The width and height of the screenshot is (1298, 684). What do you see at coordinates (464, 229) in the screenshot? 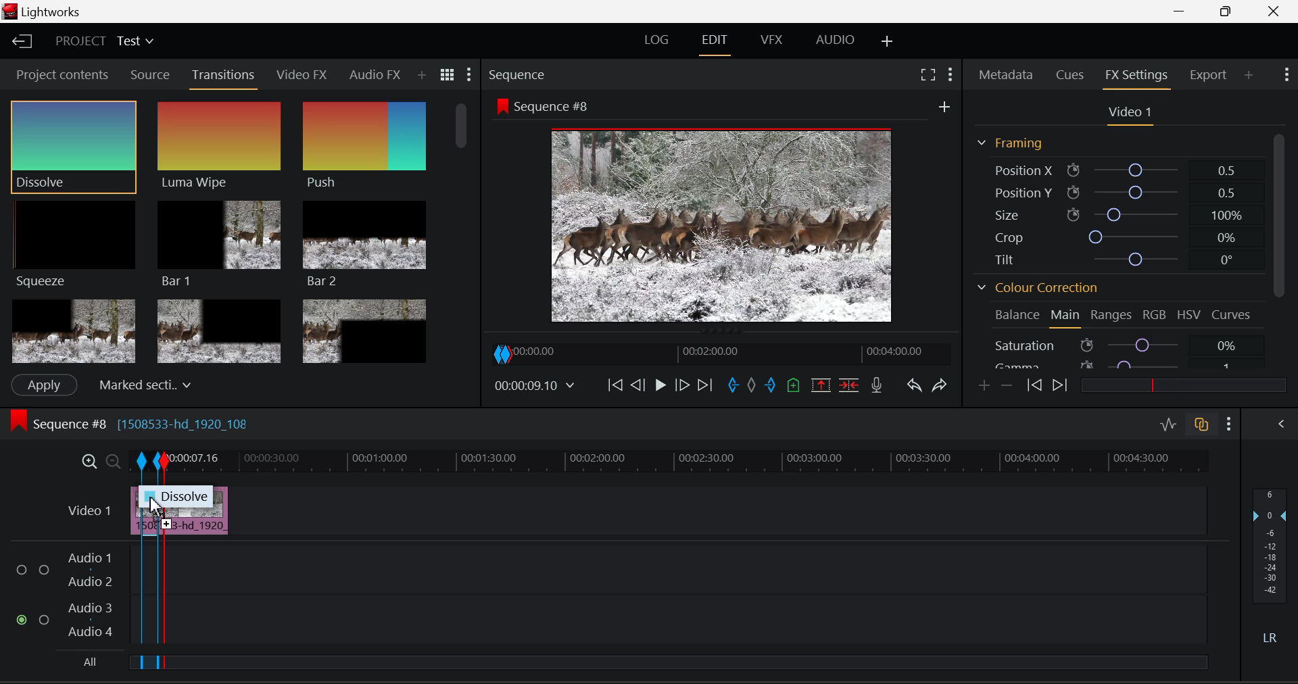
I see `Scroll Bar` at bounding box center [464, 229].